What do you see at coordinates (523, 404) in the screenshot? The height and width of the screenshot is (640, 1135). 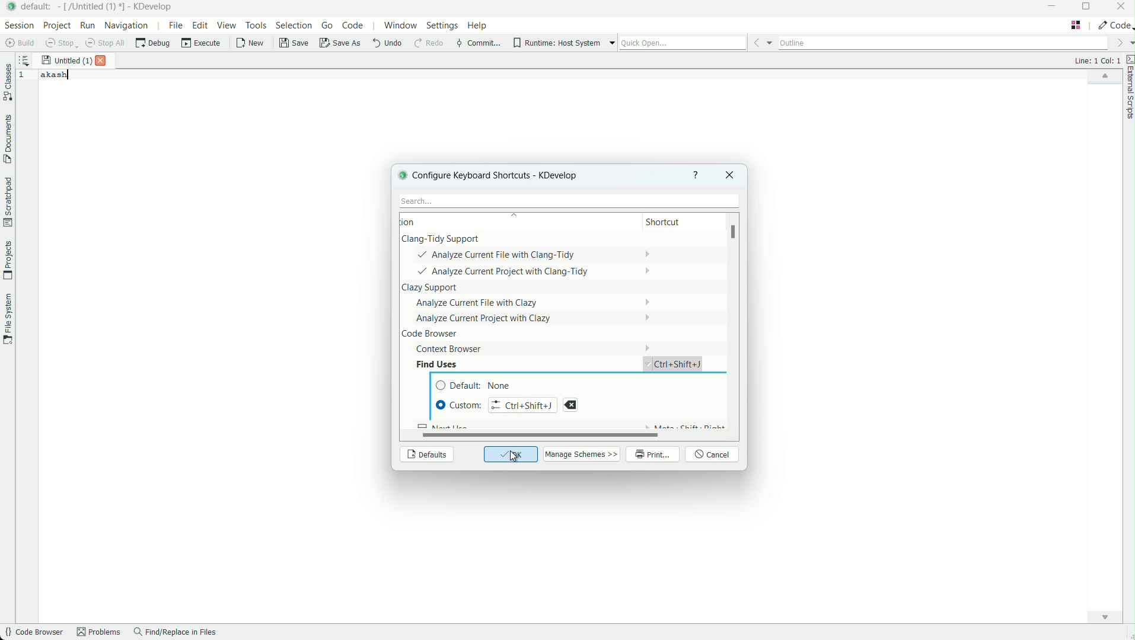 I see `input` at bounding box center [523, 404].